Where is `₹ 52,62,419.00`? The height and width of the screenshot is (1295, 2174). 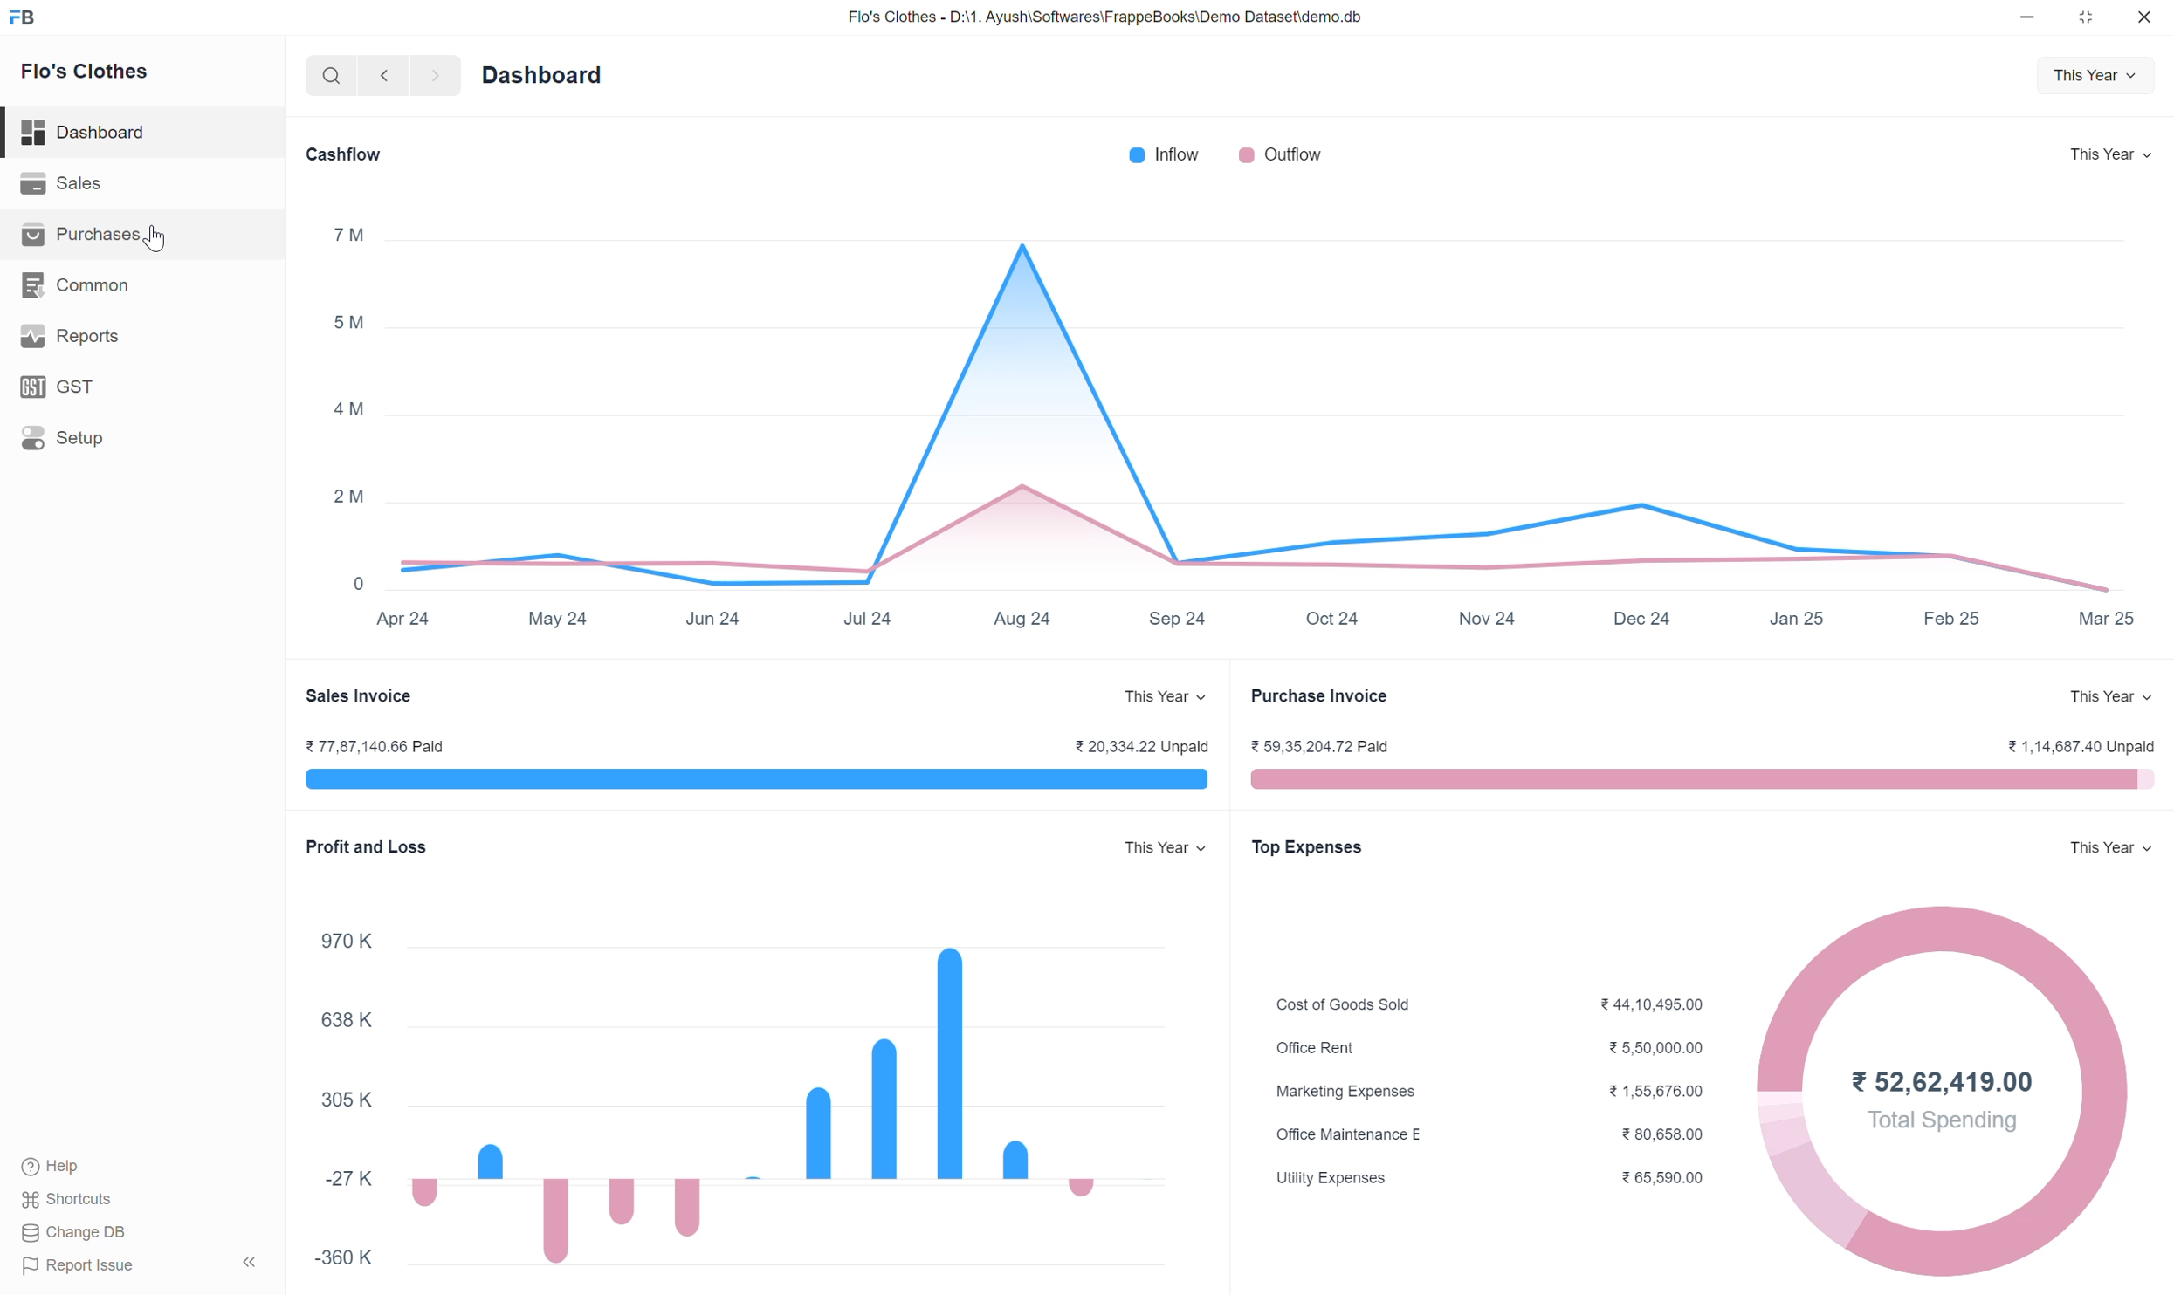 ₹ 52,62,419.00 is located at coordinates (1945, 1084).